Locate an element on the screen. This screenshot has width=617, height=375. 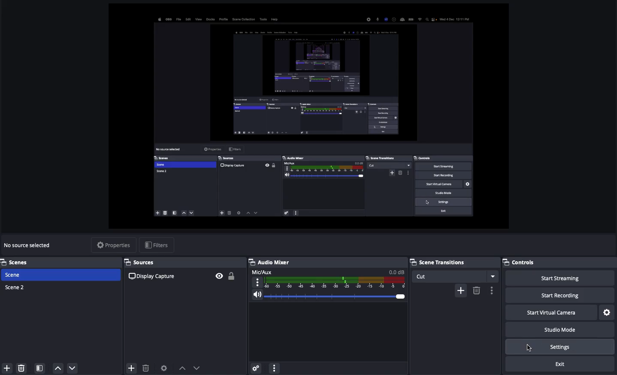
Audio mixer is located at coordinates (270, 262).